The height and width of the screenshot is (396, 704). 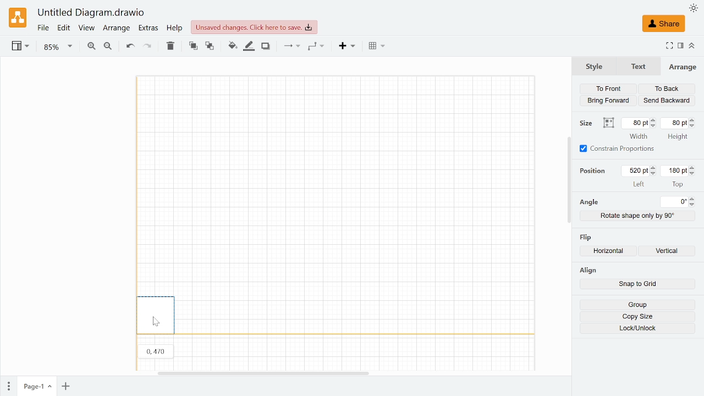 I want to click on 0470, so click(x=153, y=352).